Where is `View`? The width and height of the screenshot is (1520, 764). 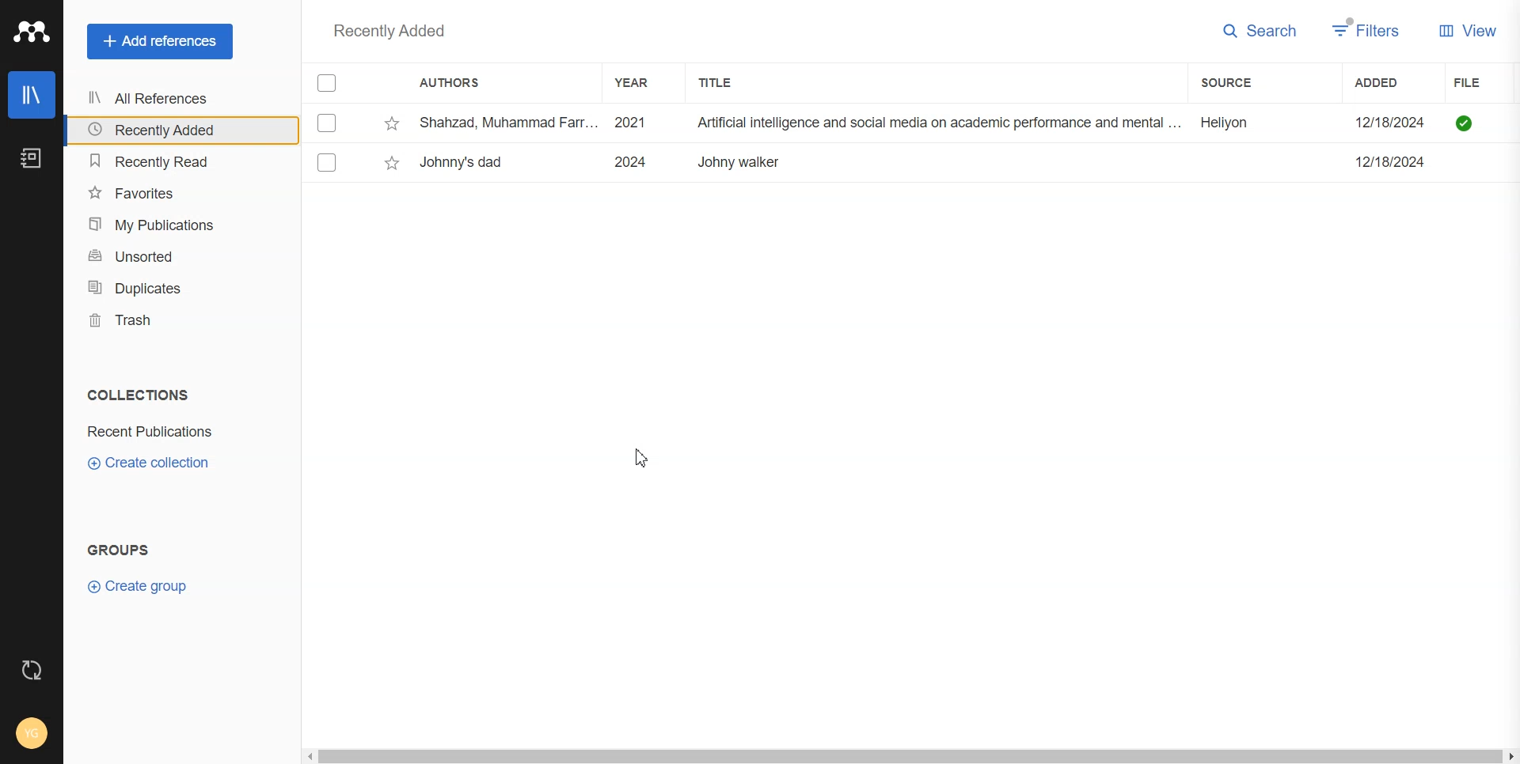
View is located at coordinates (1468, 29).